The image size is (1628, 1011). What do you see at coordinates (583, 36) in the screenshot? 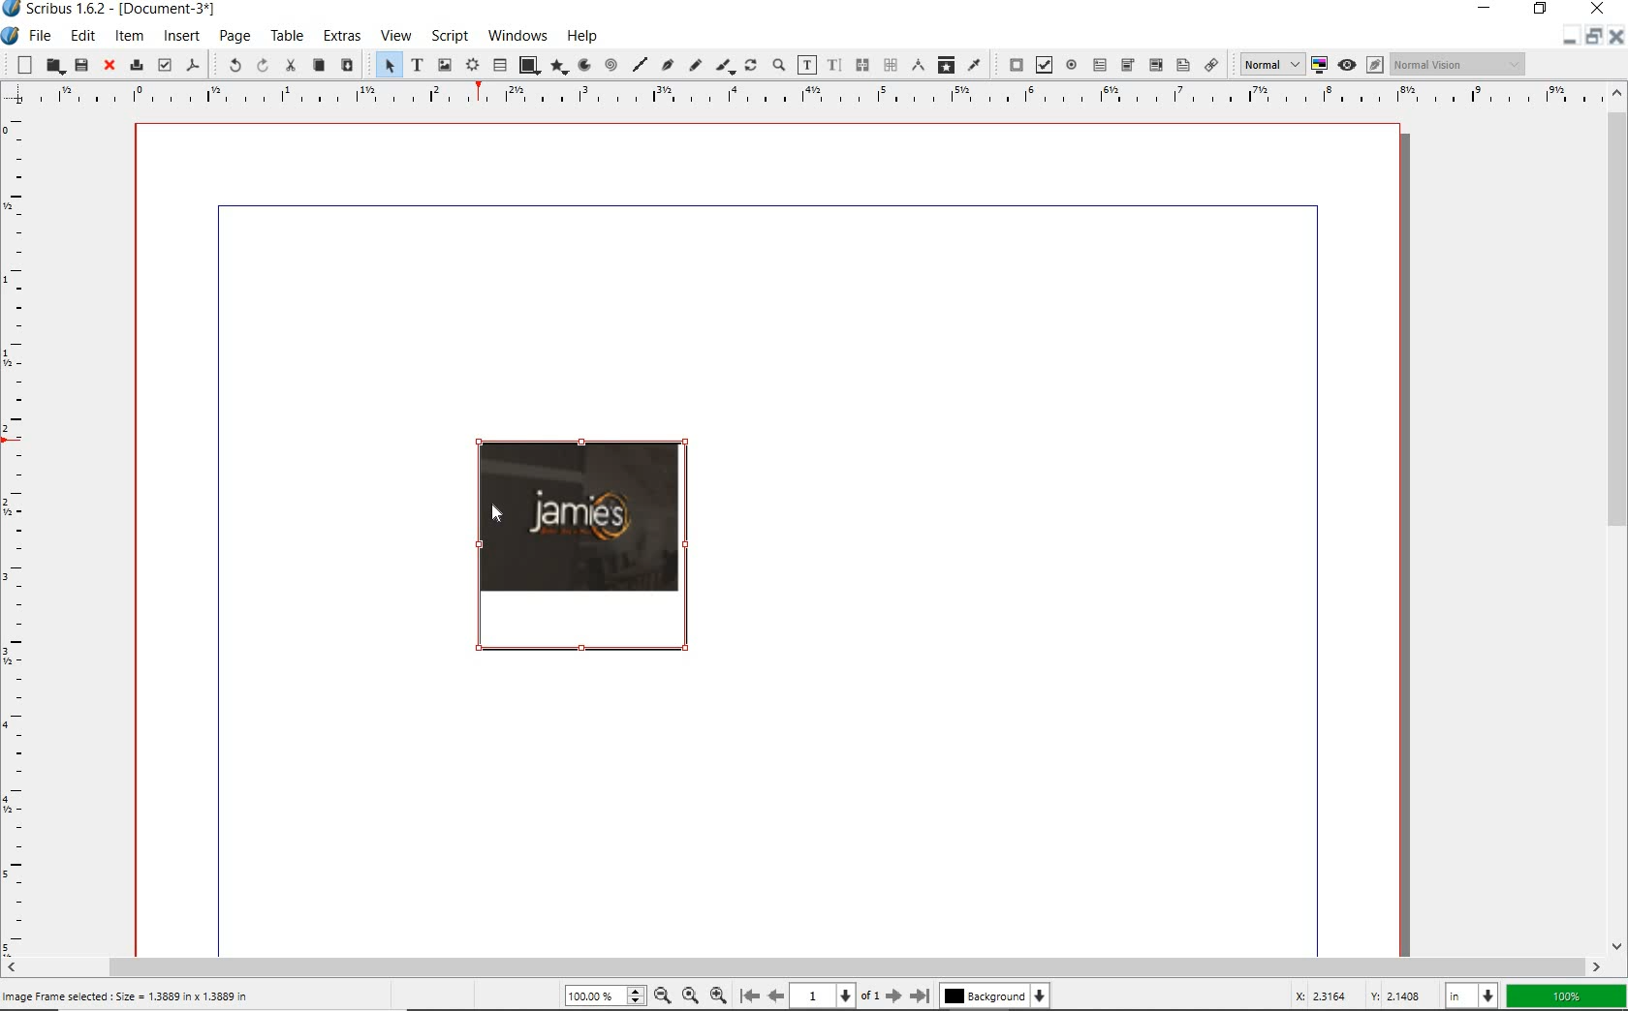
I see `HELP` at bounding box center [583, 36].